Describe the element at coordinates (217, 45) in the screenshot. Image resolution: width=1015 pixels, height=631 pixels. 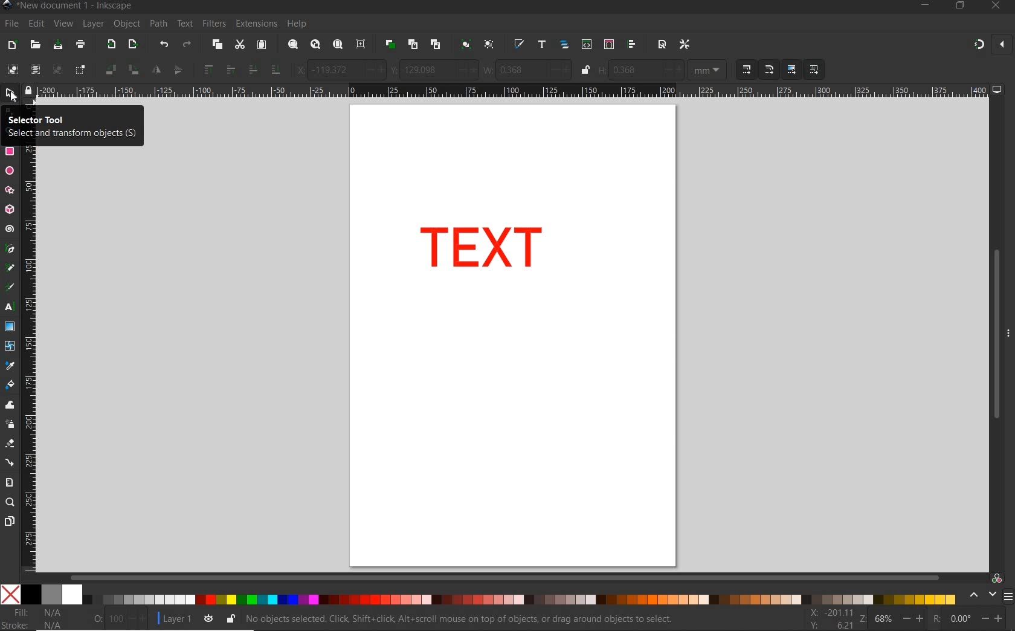
I see `COPY` at that location.